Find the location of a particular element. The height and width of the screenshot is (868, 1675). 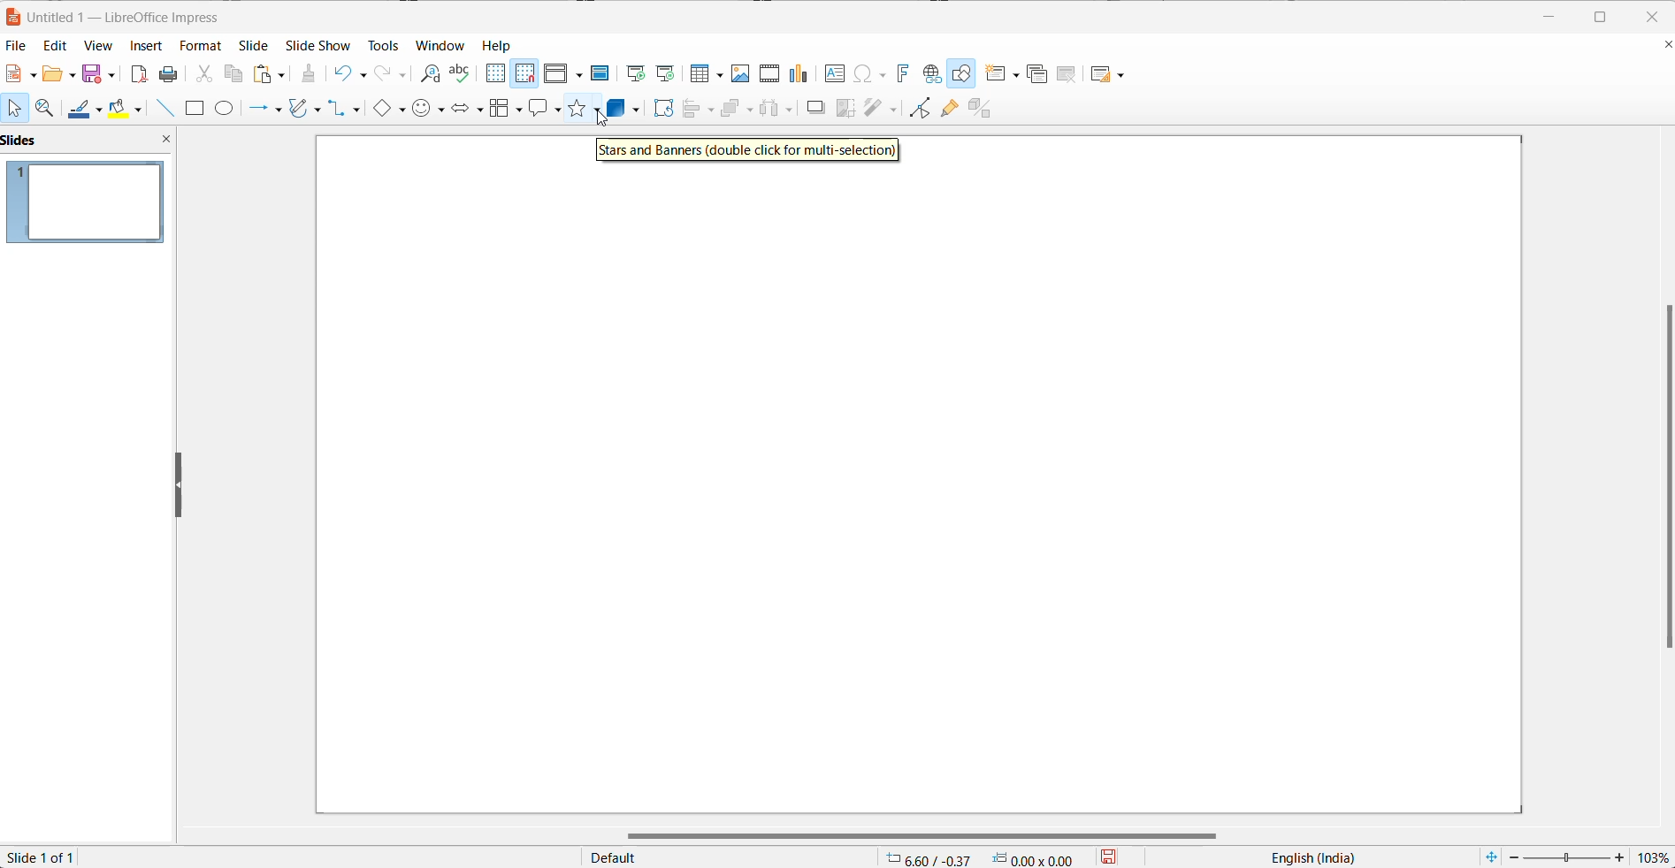

align is located at coordinates (699, 110).